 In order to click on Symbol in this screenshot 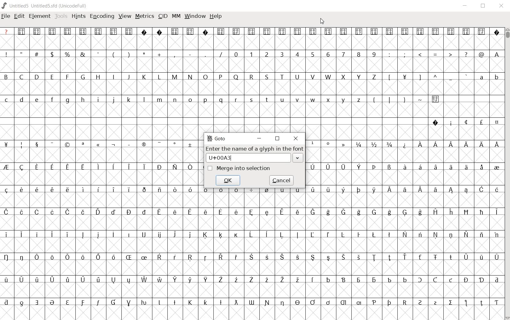, I will do `click(38, 32)`.